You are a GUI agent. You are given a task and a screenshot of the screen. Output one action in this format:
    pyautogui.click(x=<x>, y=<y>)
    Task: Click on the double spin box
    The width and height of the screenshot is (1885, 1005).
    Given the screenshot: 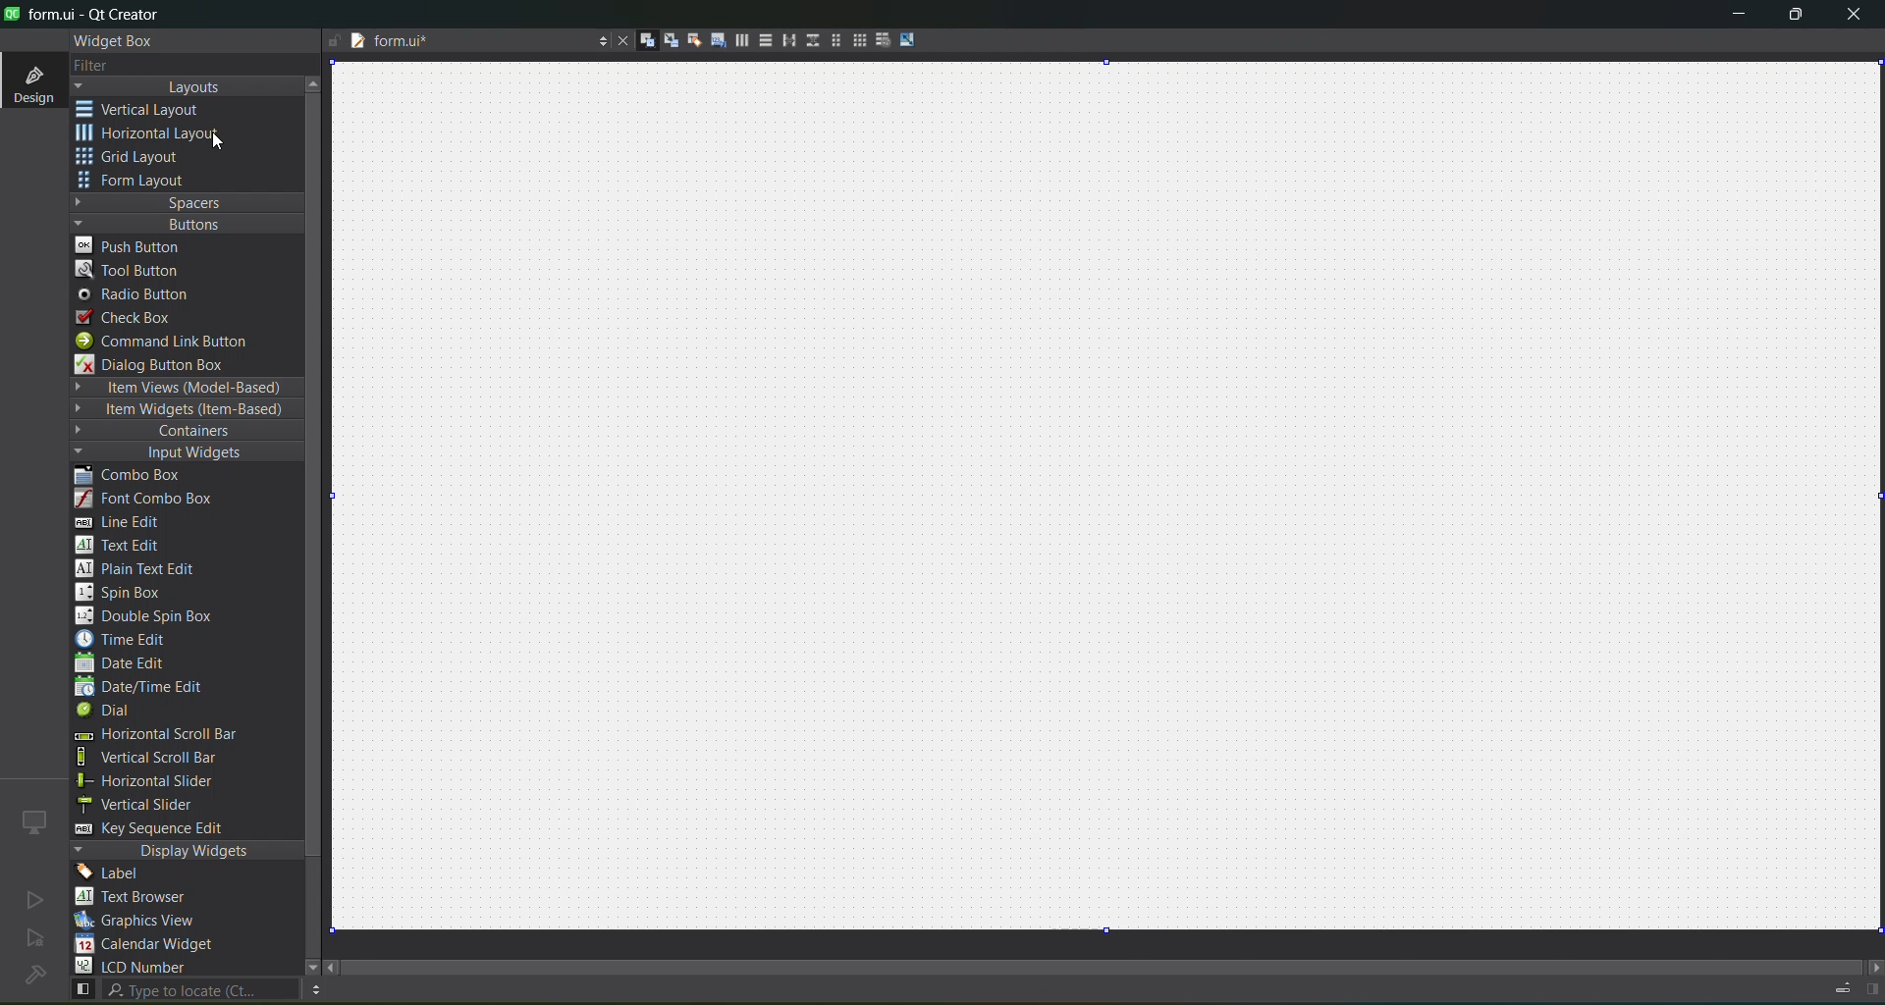 What is the action you would take?
    pyautogui.click(x=158, y=616)
    